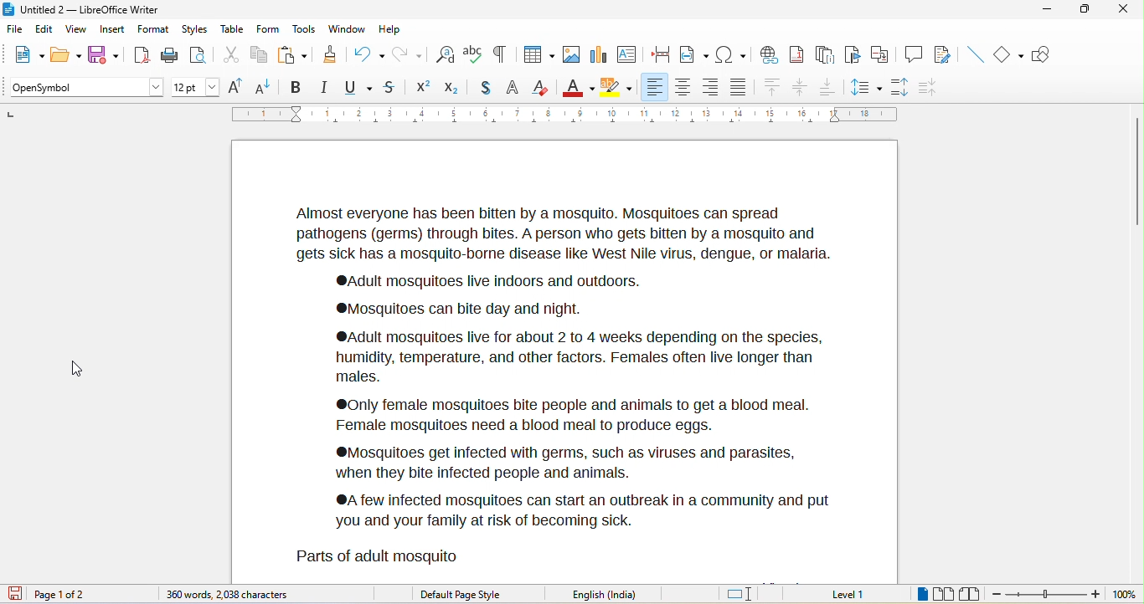 This screenshot has height=604, width=1144. Describe the element at coordinates (138, 54) in the screenshot. I see `export directly as pdf` at that location.